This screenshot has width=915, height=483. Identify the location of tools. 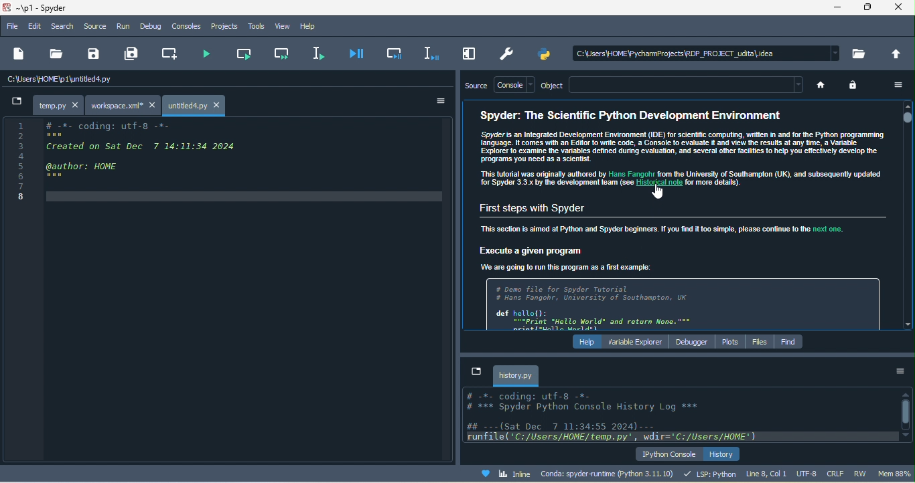
(255, 26).